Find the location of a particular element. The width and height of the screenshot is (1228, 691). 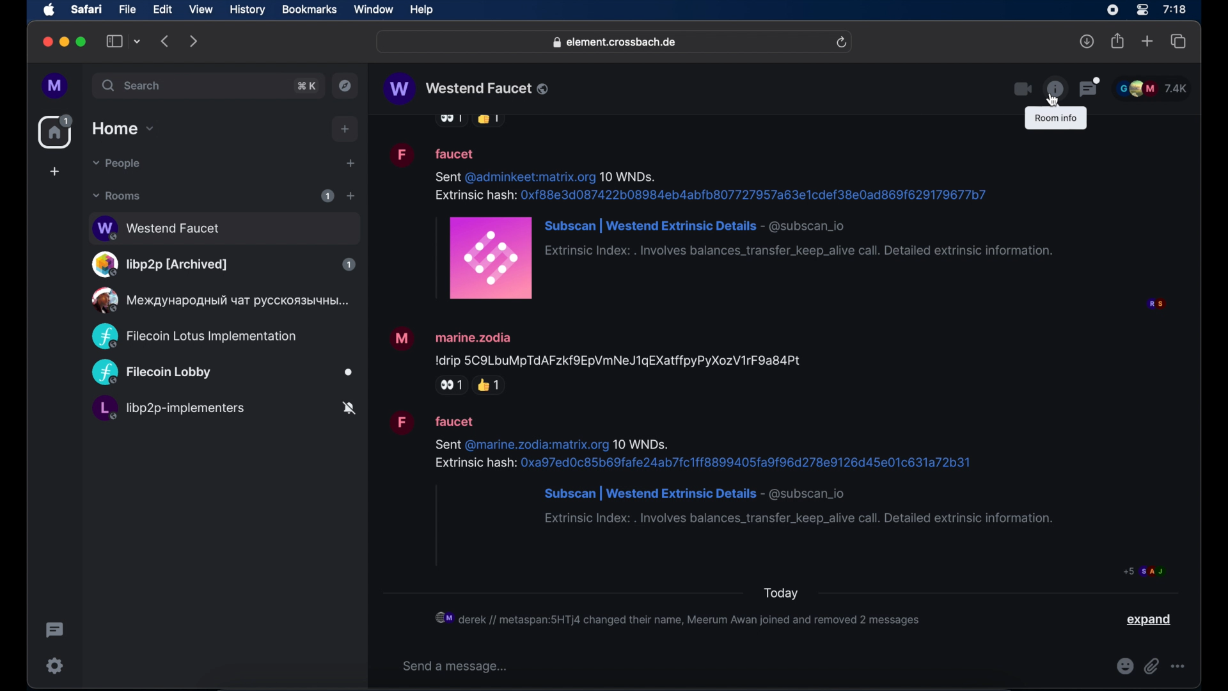

public room is located at coordinates (223, 264).